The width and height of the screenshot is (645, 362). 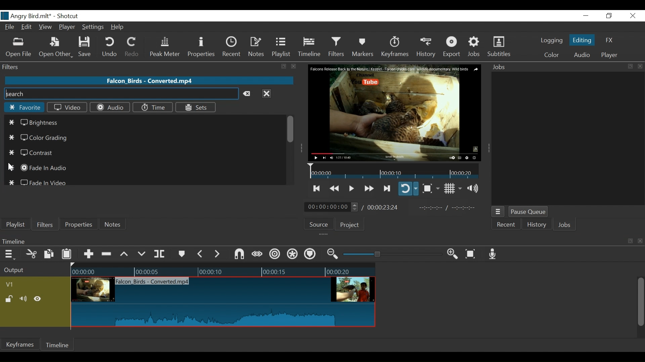 I want to click on Play backward quickly, so click(x=335, y=189).